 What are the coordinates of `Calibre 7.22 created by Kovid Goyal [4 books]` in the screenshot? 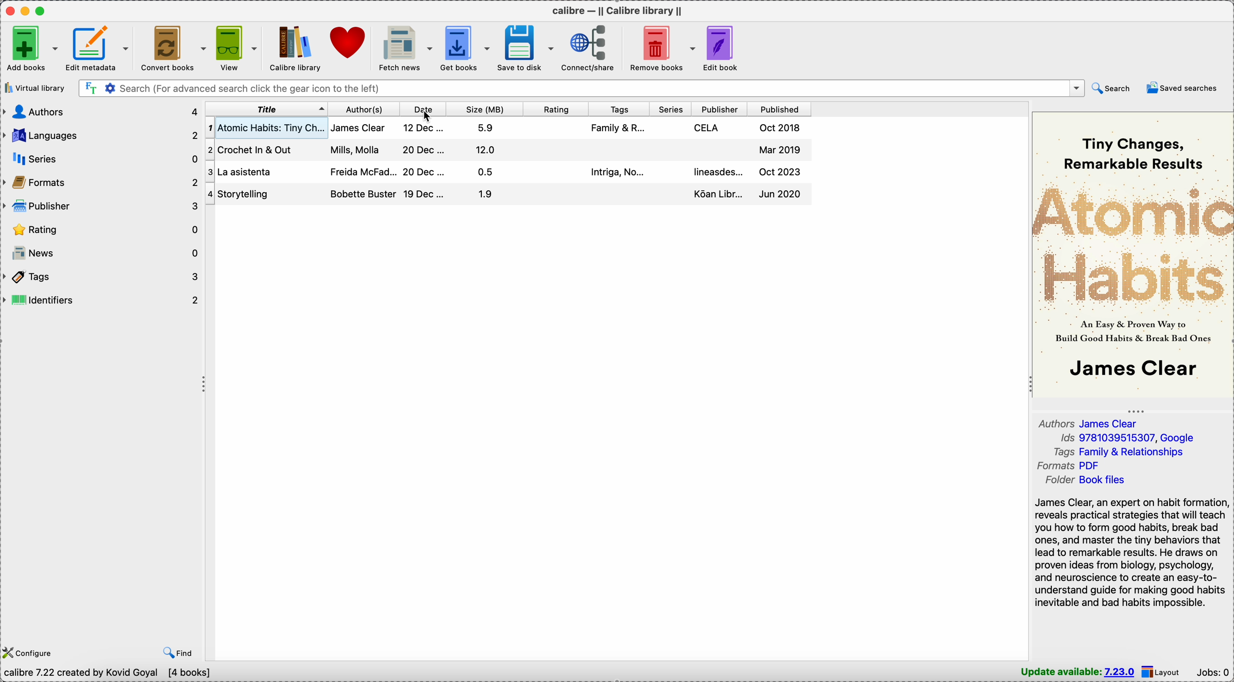 It's located at (109, 673).